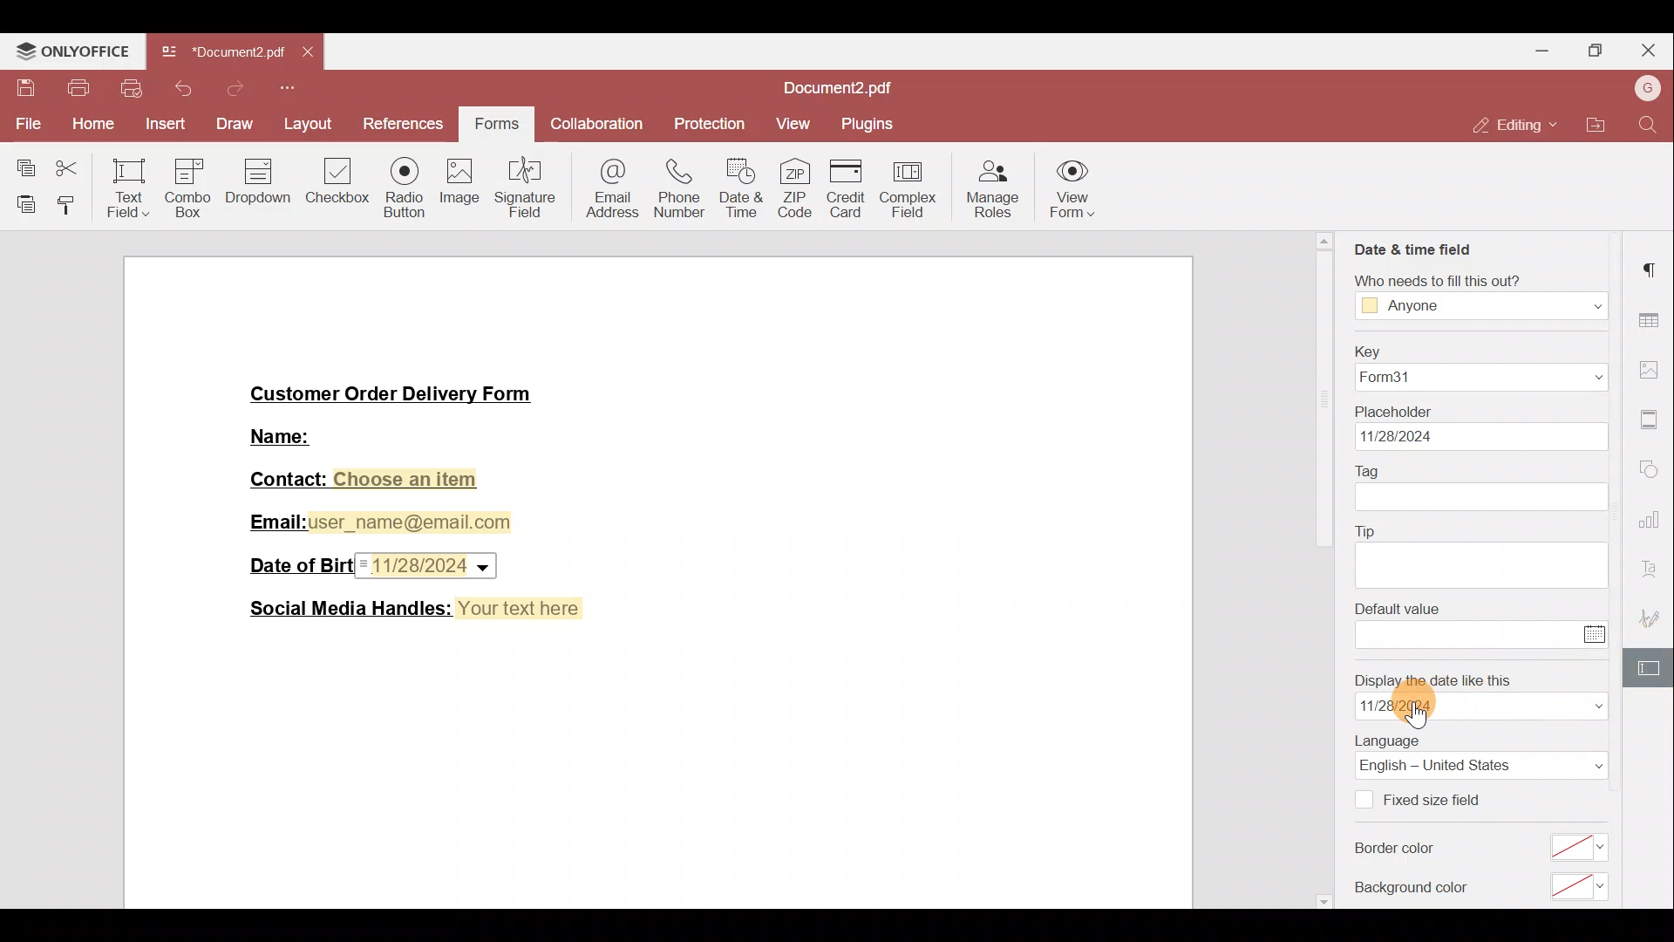  Describe the element at coordinates (305, 53) in the screenshot. I see `Close tab` at that location.